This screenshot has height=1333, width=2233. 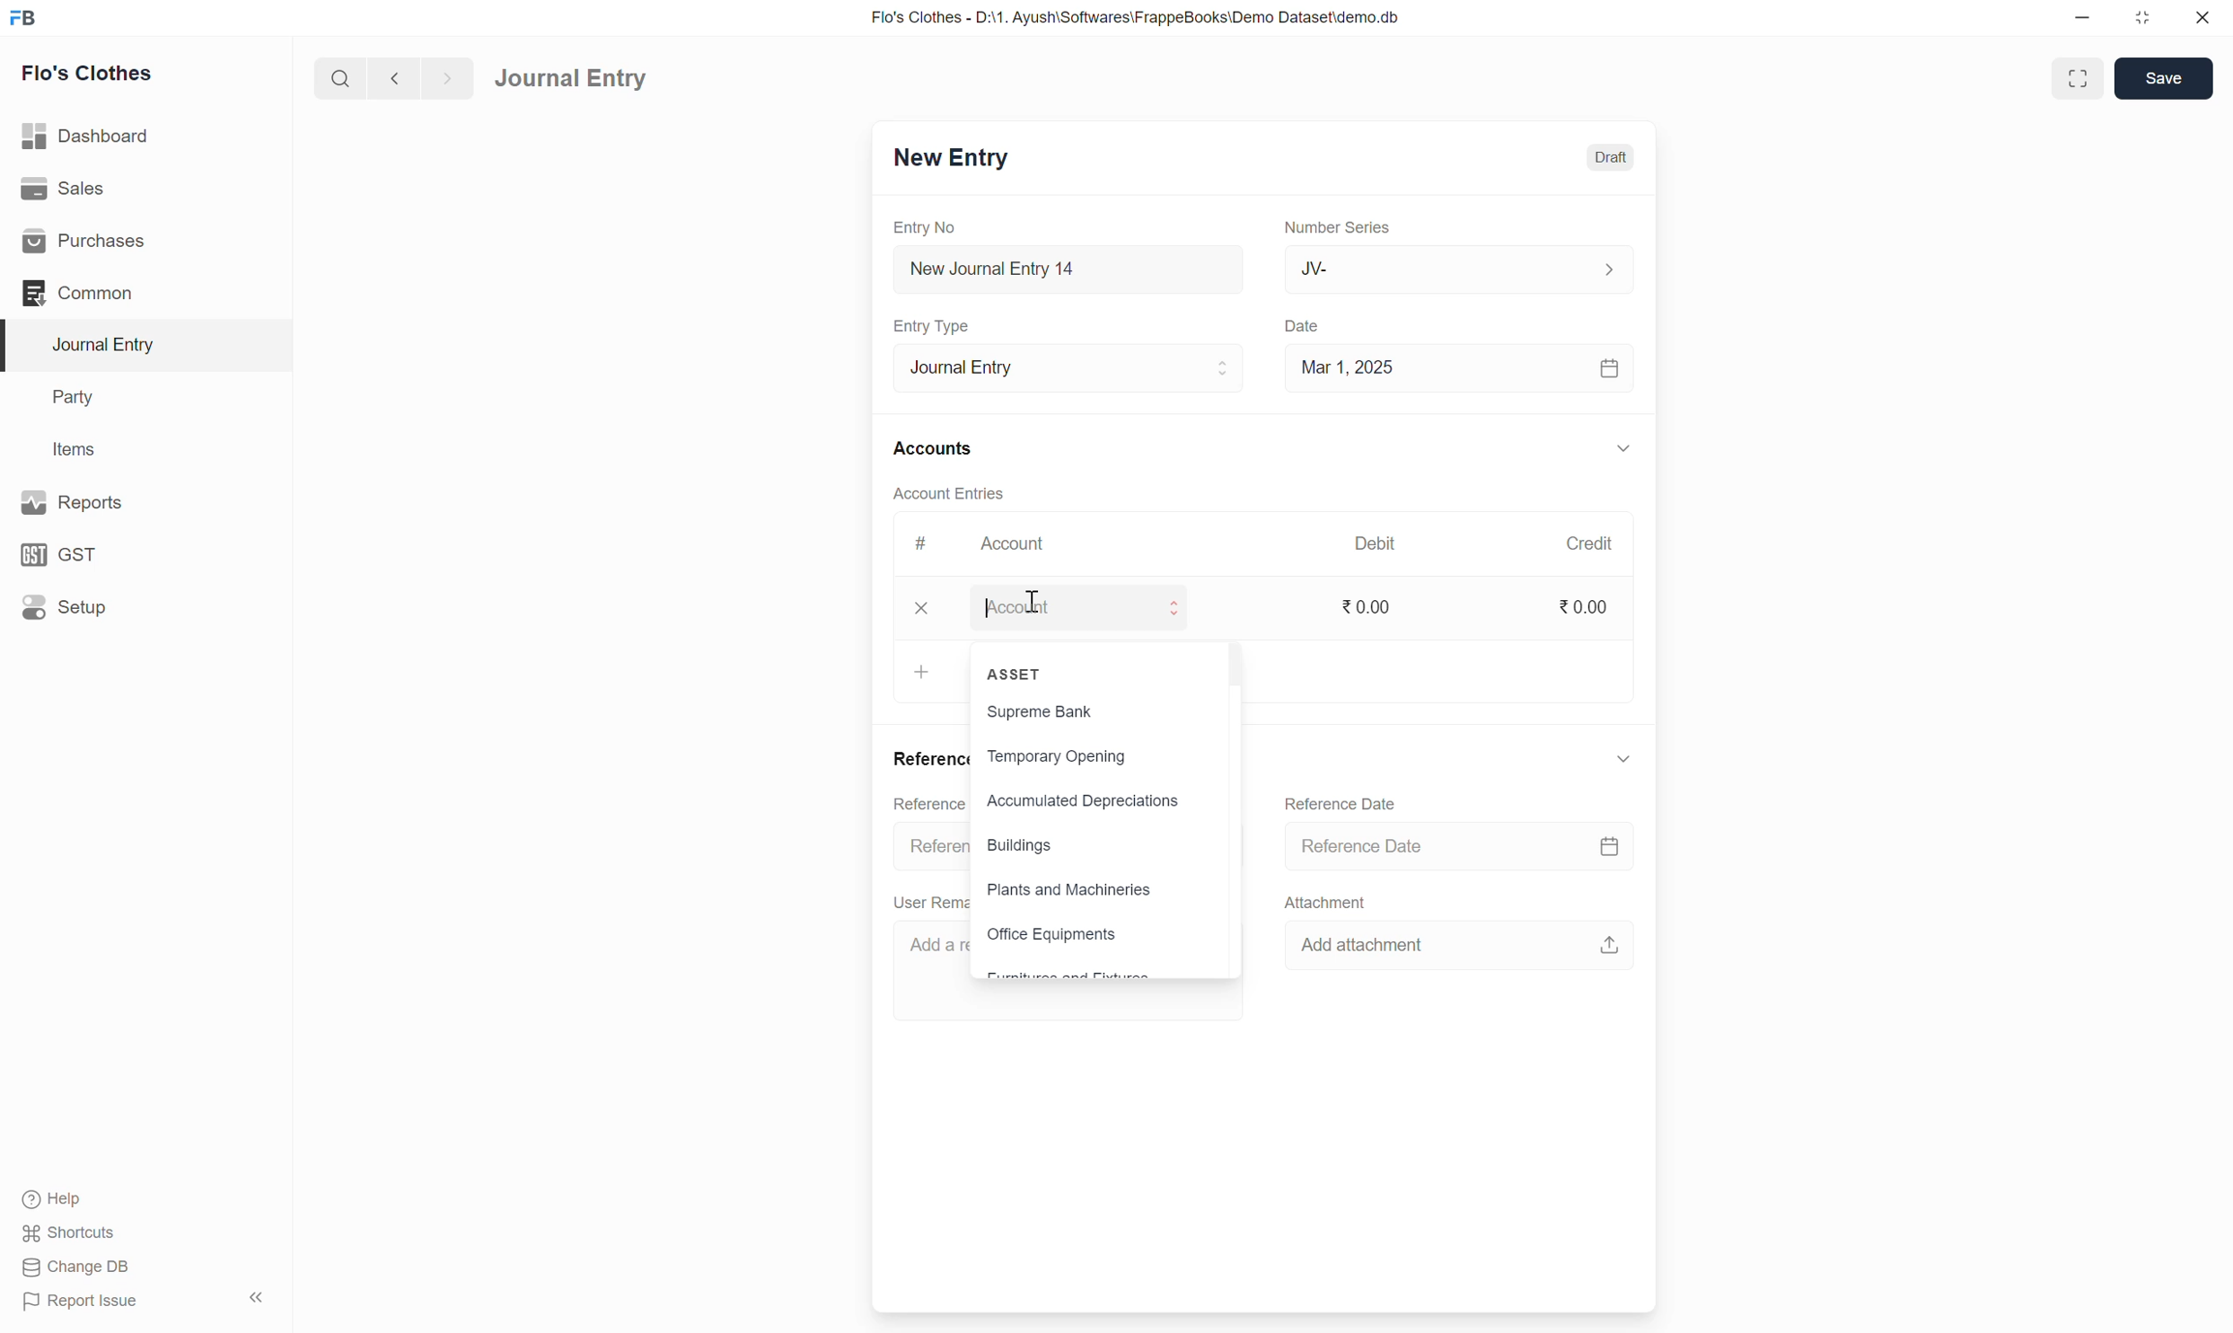 I want to click on New Entry, so click(x=951, y=155).